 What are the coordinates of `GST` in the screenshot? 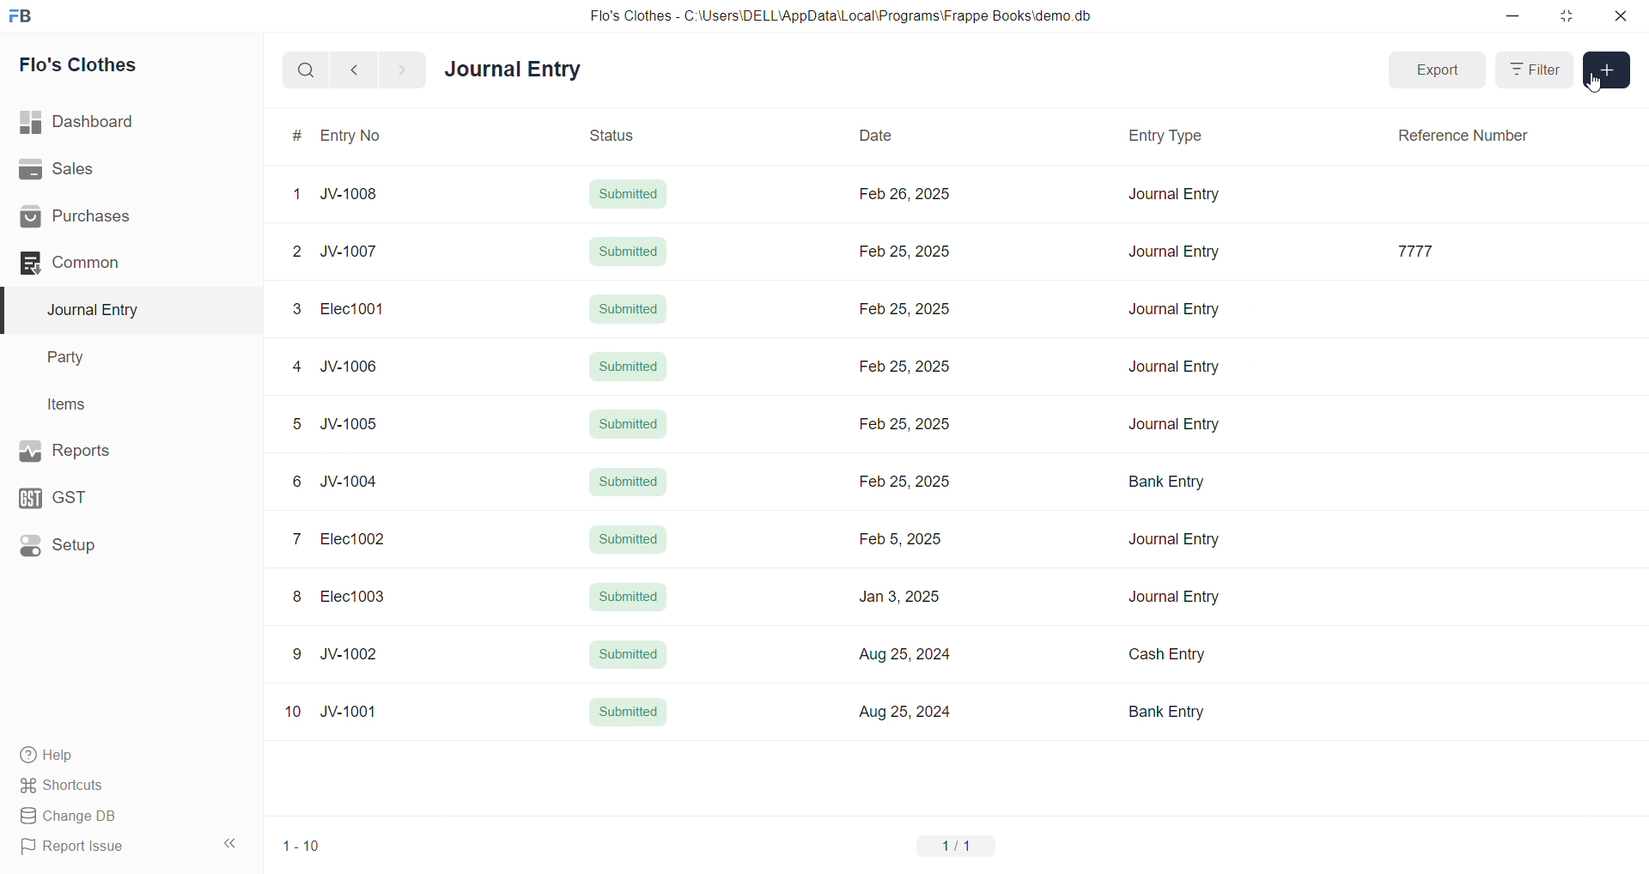 It's located at (94, 498).